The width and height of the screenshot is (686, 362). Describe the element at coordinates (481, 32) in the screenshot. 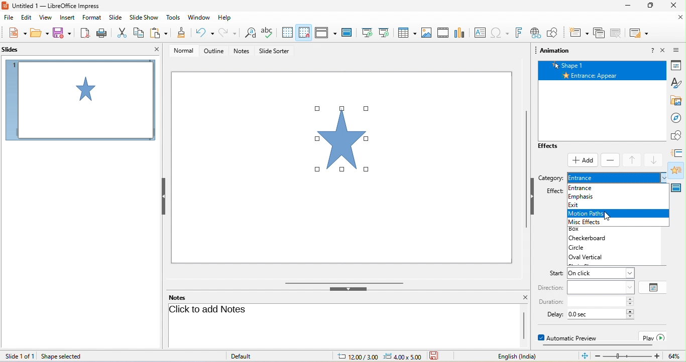

I see `text box` at that location.